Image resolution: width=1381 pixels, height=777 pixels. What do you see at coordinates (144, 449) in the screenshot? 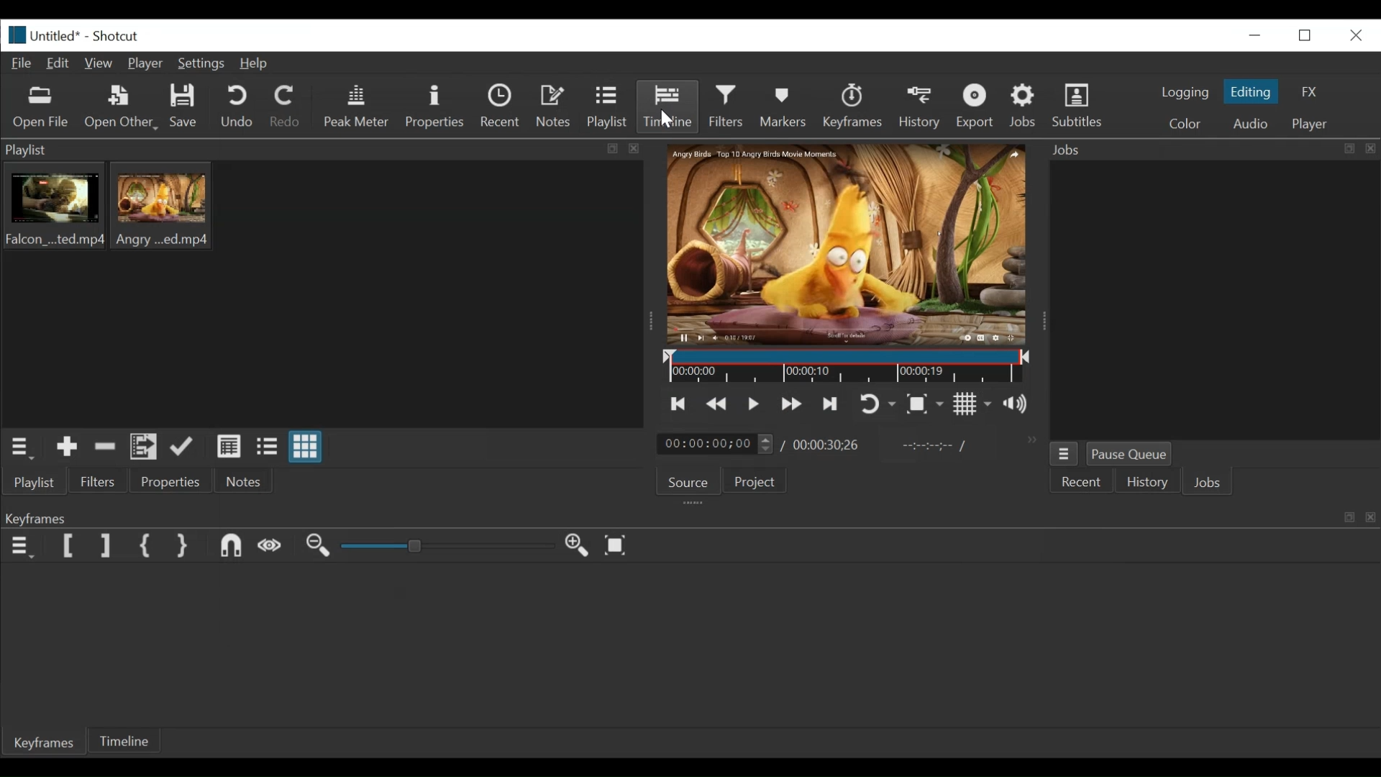
I see `Add files to playlist` at bounding box center [144, 449].